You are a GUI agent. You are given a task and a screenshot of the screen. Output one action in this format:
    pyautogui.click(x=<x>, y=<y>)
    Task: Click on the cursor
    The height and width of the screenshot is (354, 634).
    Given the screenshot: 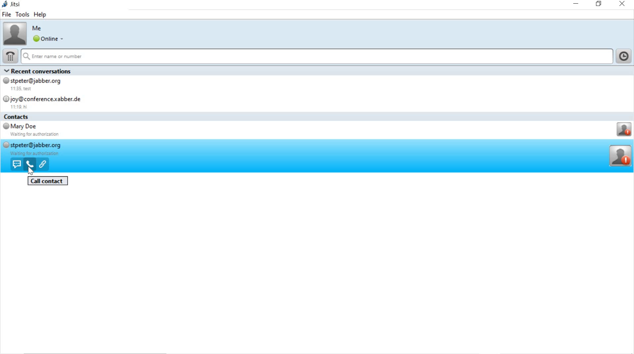 What is the action you would take?
    pyautogui.click(x=31, y=171)
    